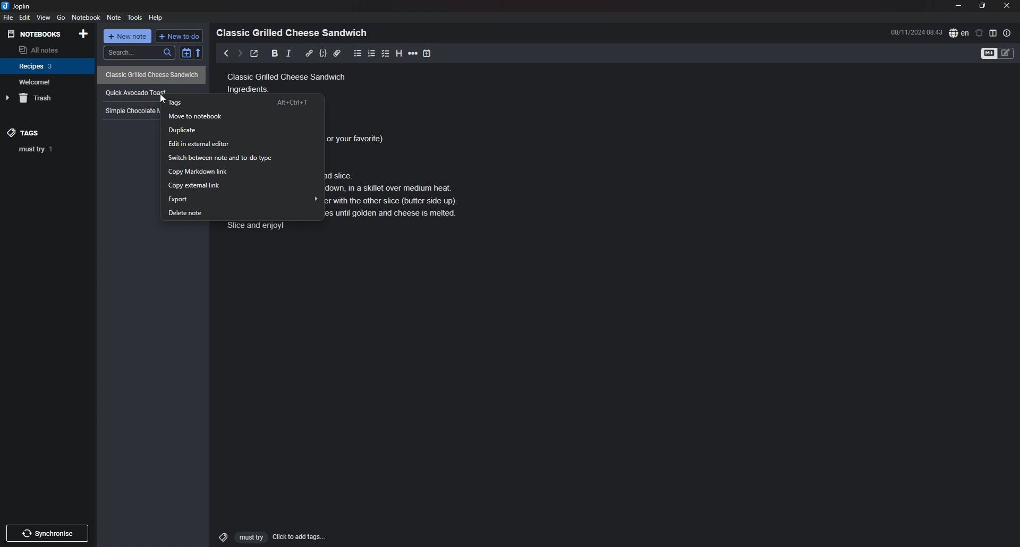 Image resolution: width=1020 pixels, height=547 pixels. What do you see at coordinates (243, 116) in the screenshot?
I see `move to notebook` at bounding box center [243, 116].